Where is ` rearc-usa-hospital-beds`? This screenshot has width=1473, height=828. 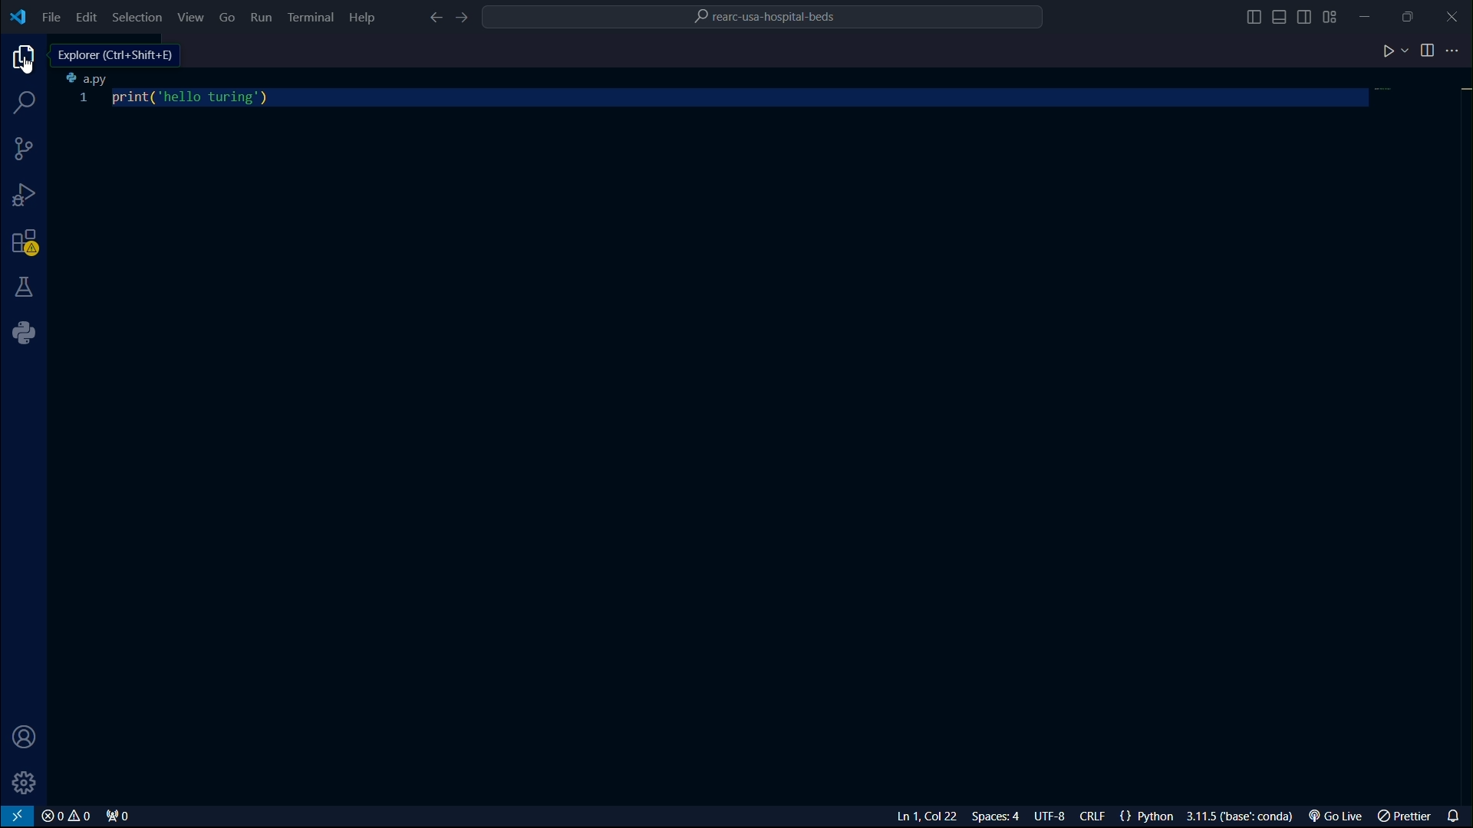  rearc-usa-hospital-beds is located at coordinates (773, 15).